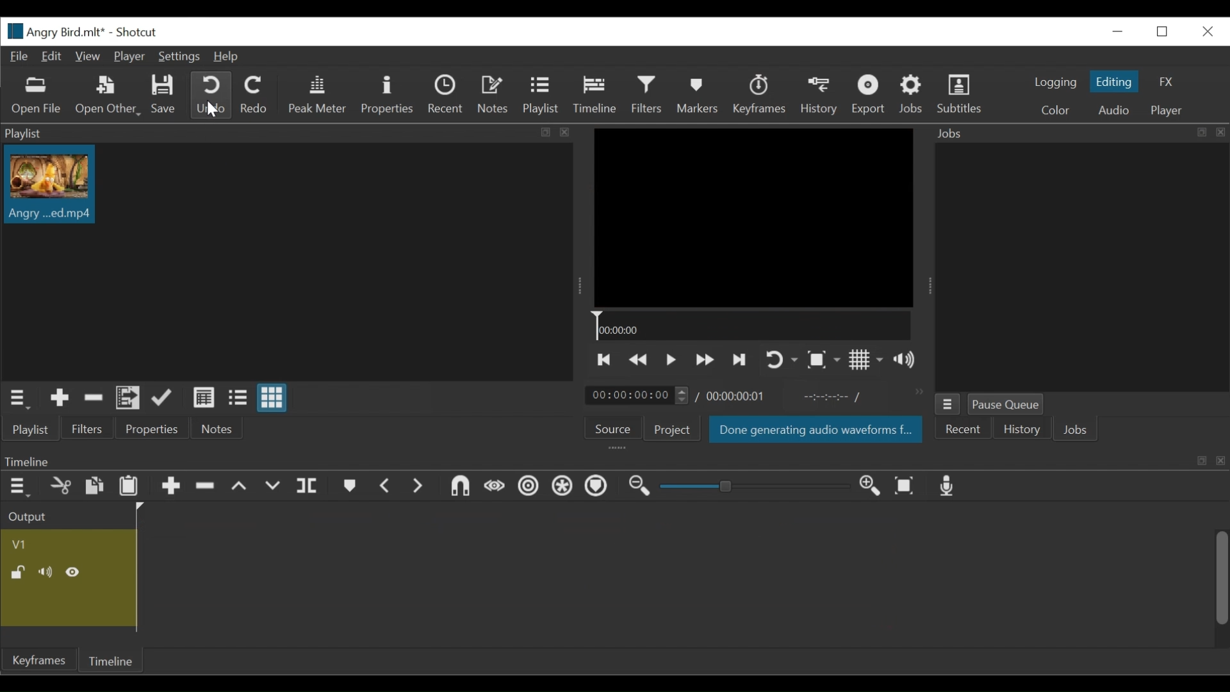 This screenshot has width=1230, height=692. I want to click on Player, so click(1169, 109).